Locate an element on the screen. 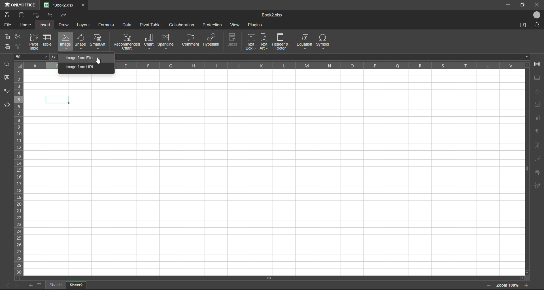  open location is located at coordinates (521, 25).